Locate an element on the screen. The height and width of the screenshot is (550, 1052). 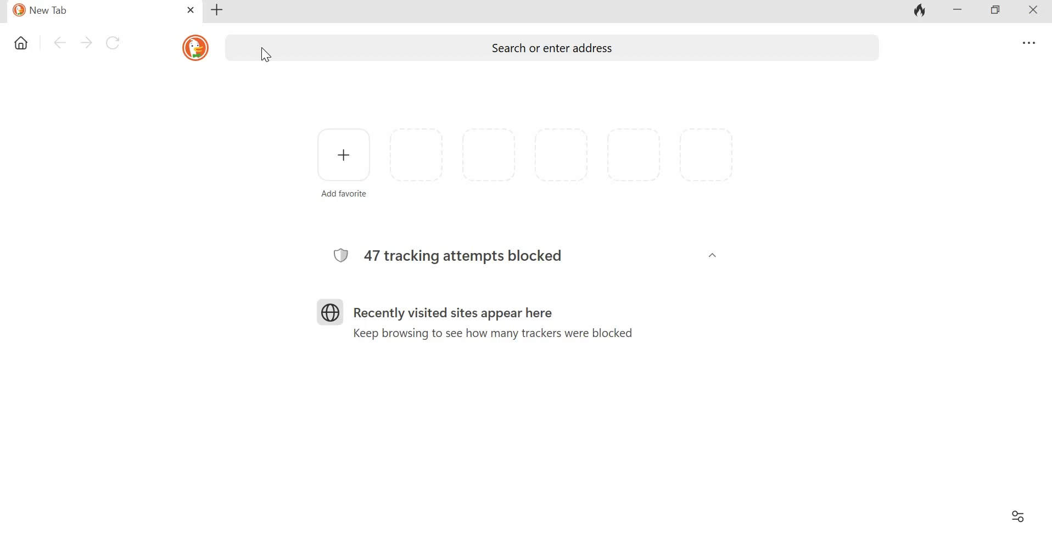
Fire icon is located at coordinates (921, 12).